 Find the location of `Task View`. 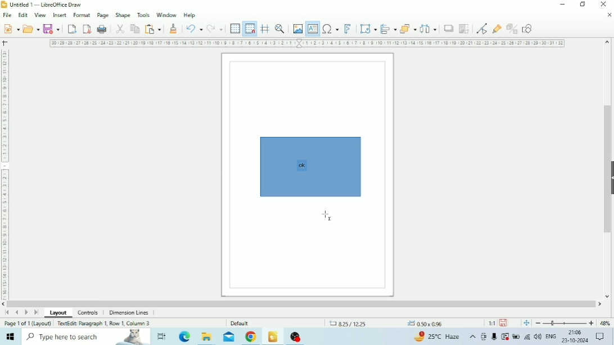

Task View is located at coordinates (161, 337).